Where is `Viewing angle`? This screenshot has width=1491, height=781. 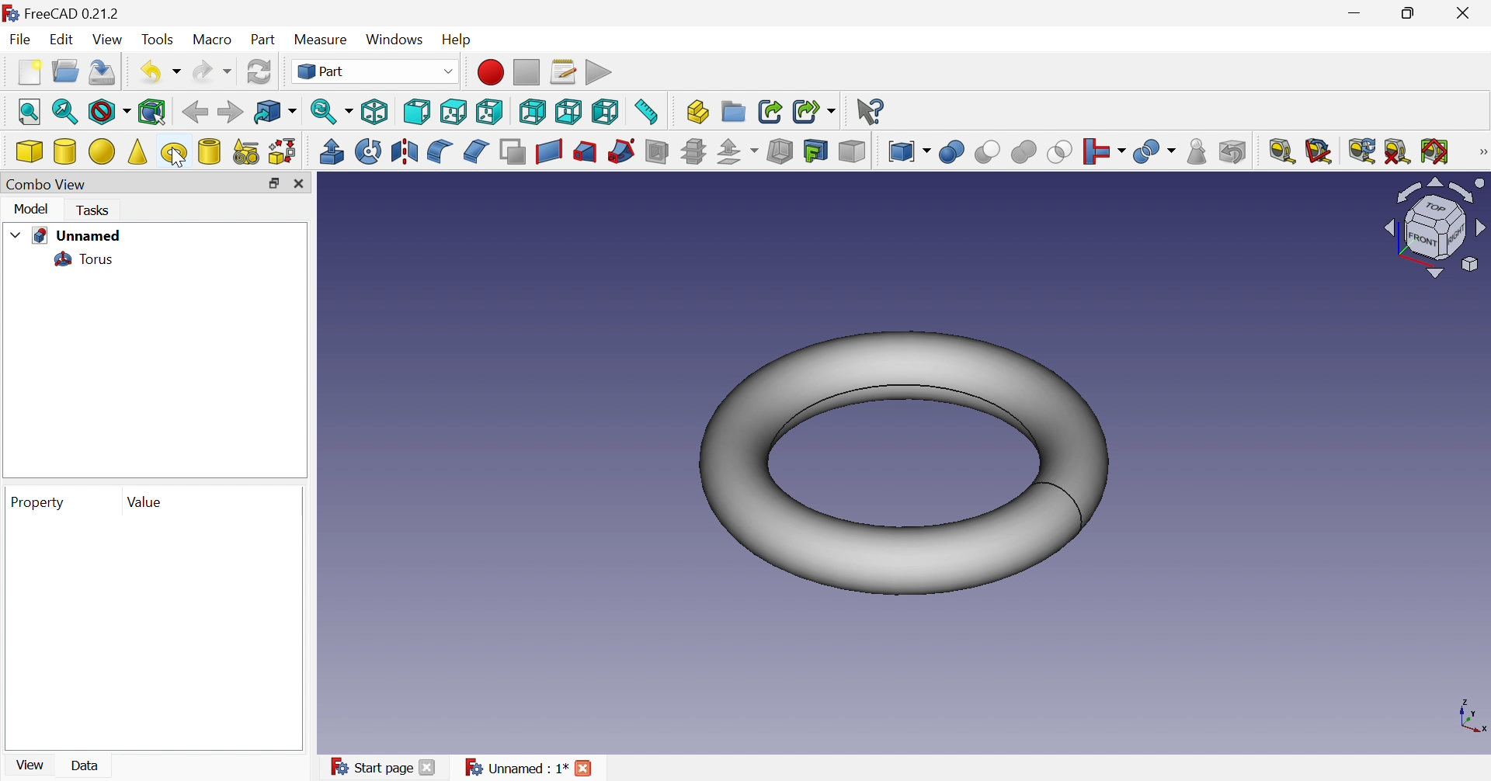
Viewing angle is located at coordinates (1435, 229).